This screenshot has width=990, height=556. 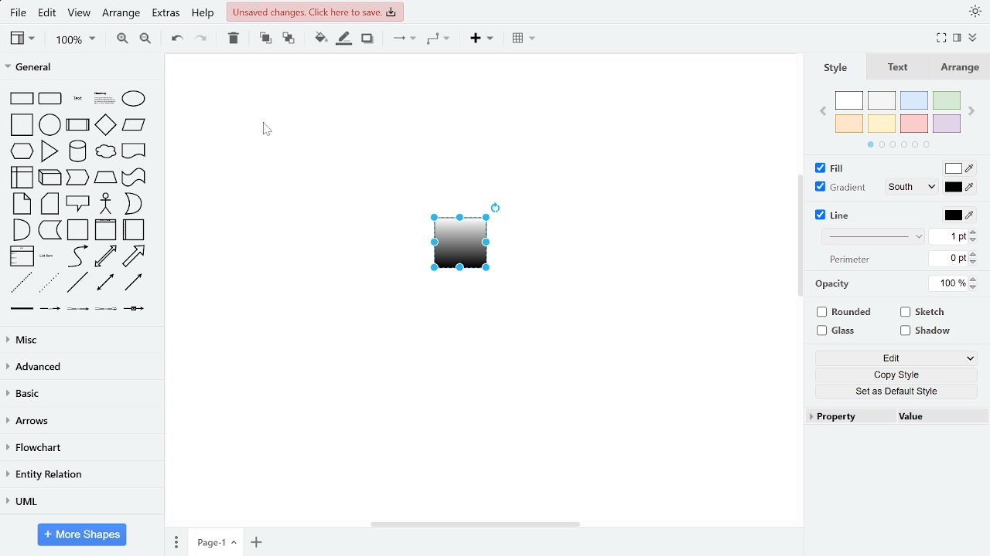 What do you see at coordinates (926, 332) in the screenshot?
I see `shadow` at bounding box center [926, 332].